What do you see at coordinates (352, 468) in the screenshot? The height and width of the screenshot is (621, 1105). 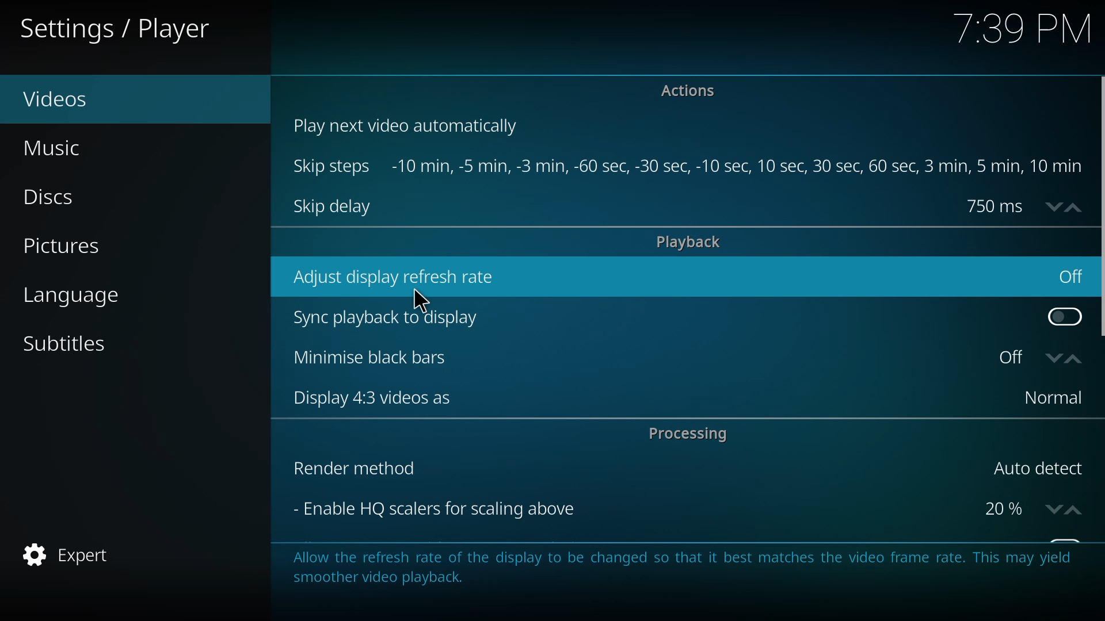 I see `render method` at bounding box center [352, 468].